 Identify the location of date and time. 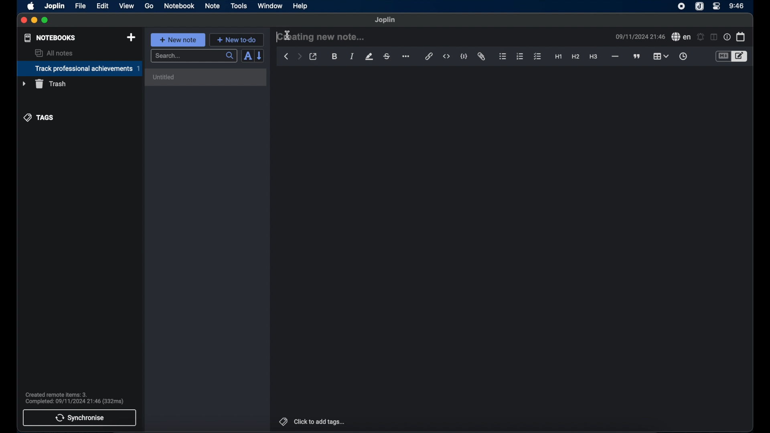
(640, 36).